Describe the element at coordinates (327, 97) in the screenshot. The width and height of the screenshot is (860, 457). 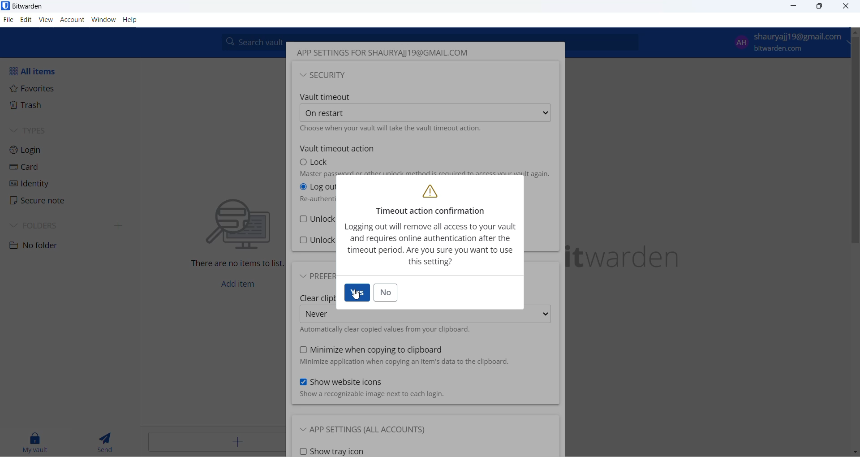
I see `vault timeout heading` at that location.